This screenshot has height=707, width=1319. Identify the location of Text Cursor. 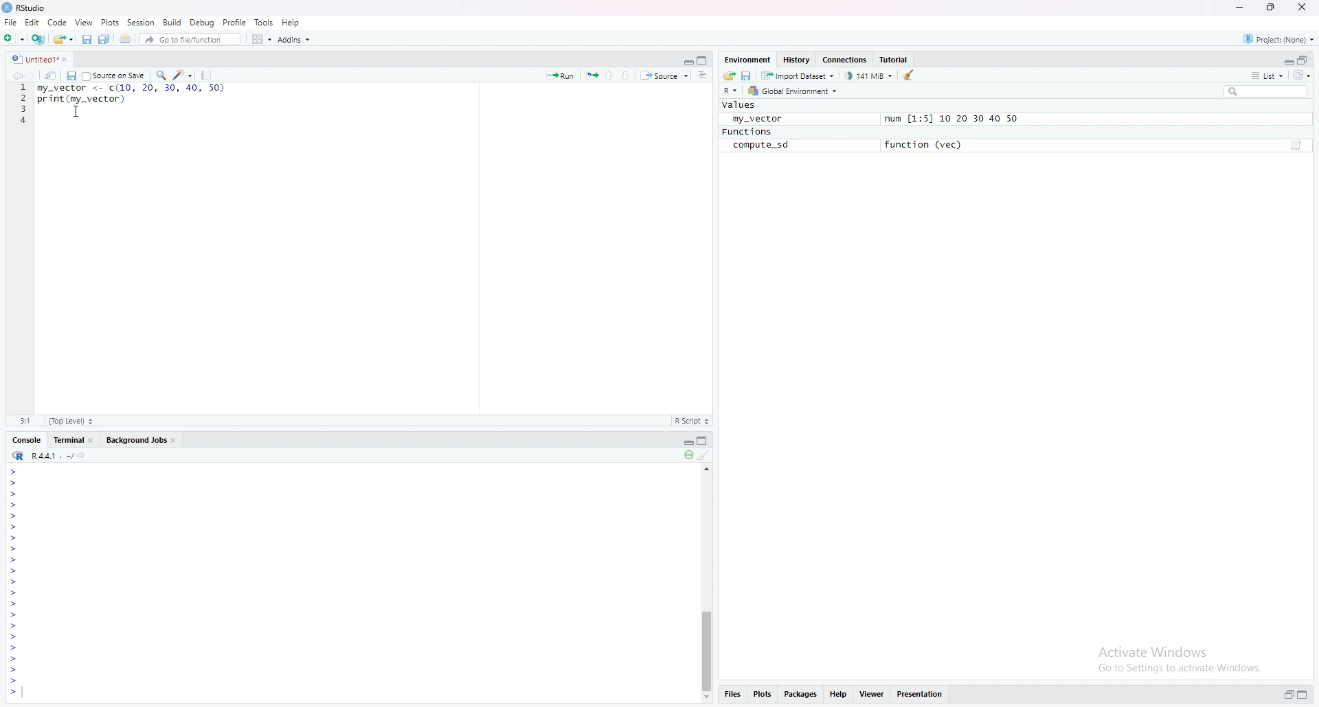
(78, 113).